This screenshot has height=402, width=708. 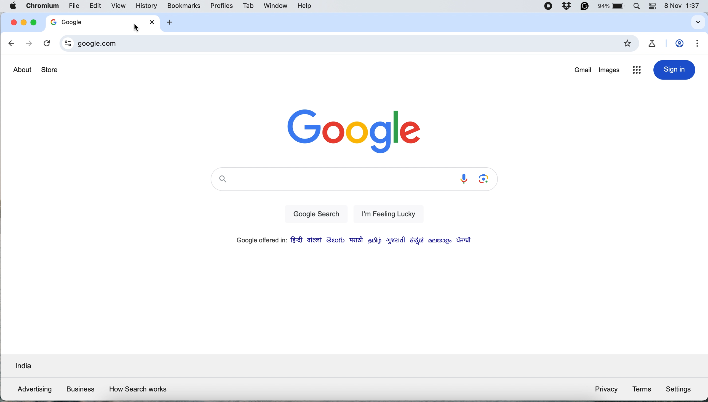 What do you see at coordinates (74, 5) in the screenshot?
I see `file` at bounding box center [74, 5].